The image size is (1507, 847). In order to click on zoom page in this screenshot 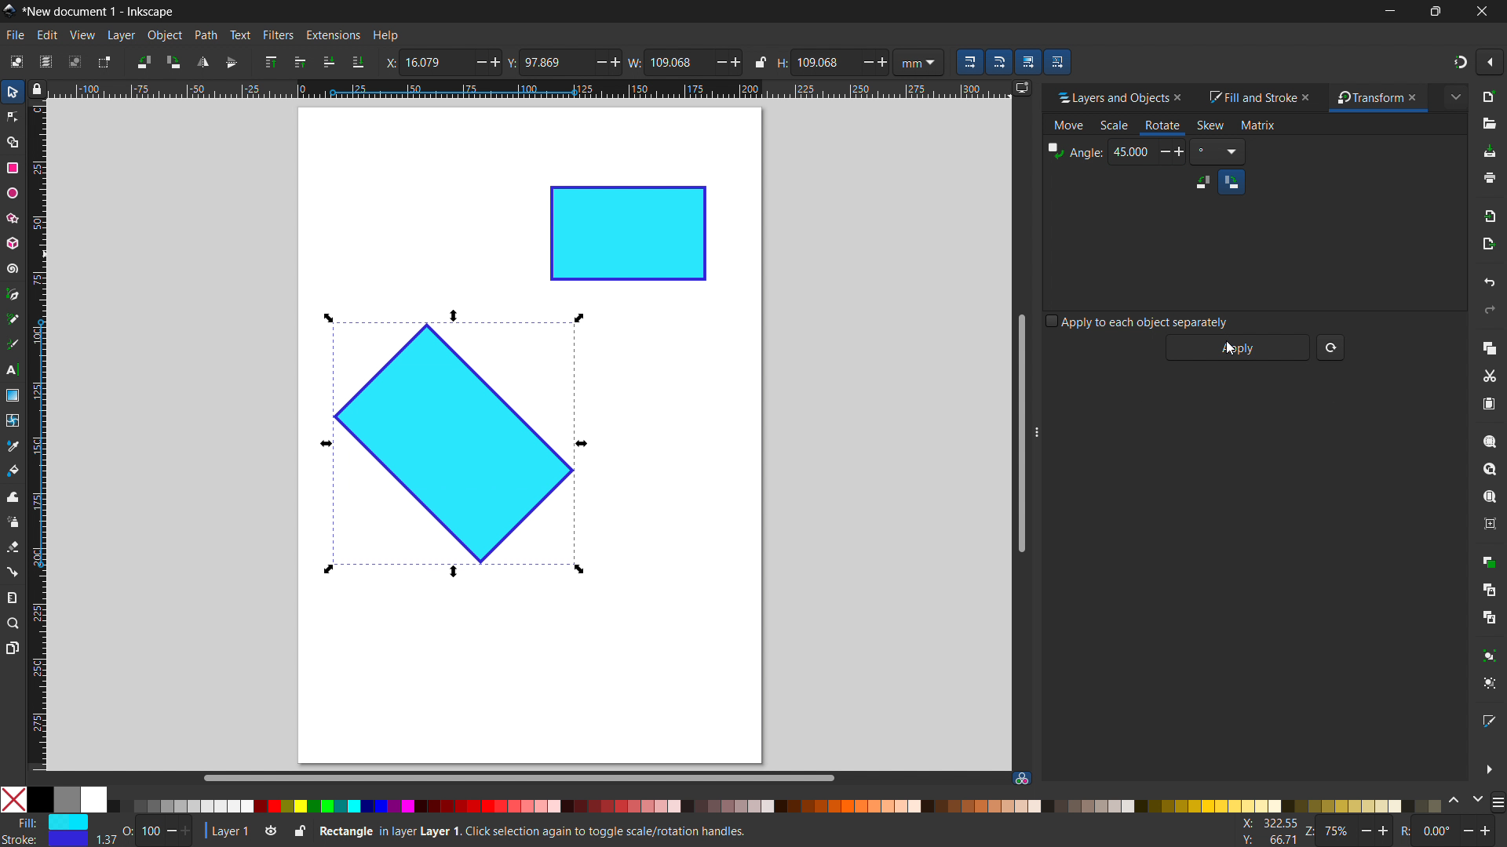, I will do `click(1490, 497)`.